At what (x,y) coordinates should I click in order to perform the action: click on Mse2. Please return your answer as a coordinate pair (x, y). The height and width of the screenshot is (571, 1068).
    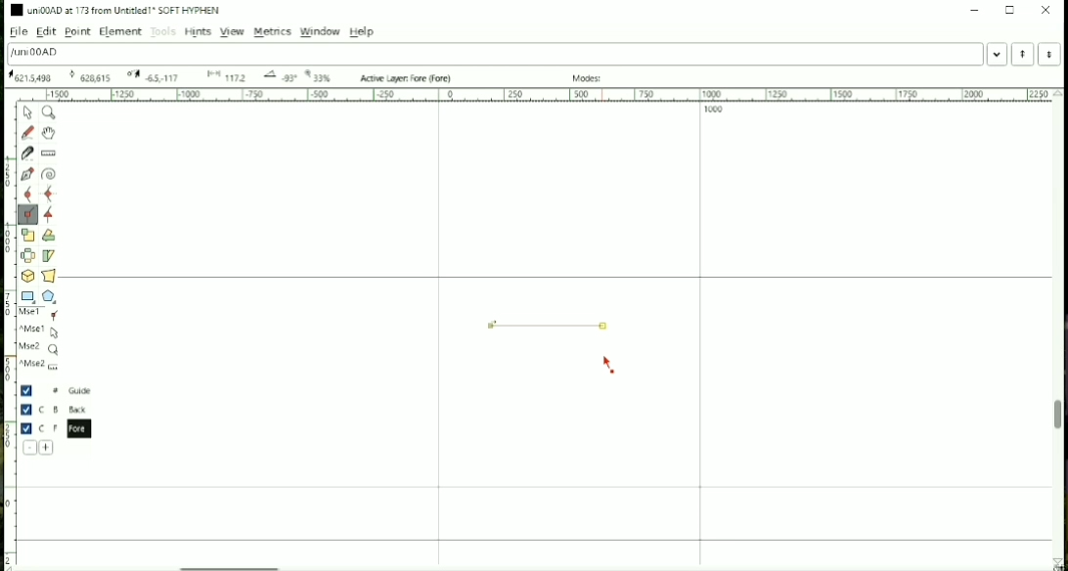
    Looking at the image, I should click on (40, 349).